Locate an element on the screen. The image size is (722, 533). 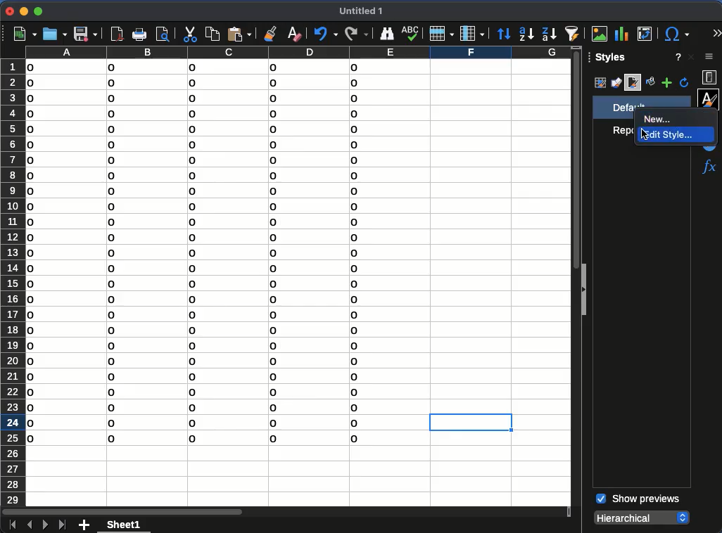
New... is located at coordinates (659, 120).